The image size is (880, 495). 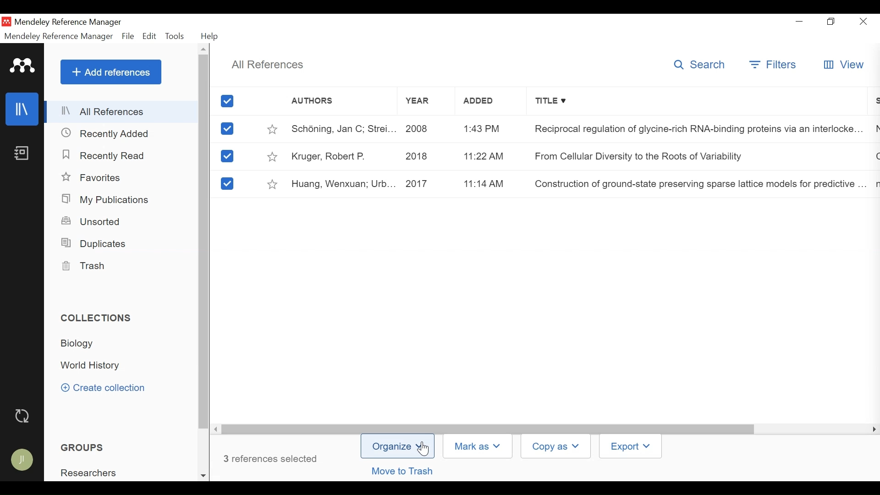 I want to click on Recently Added, so click(x=105, y=133).